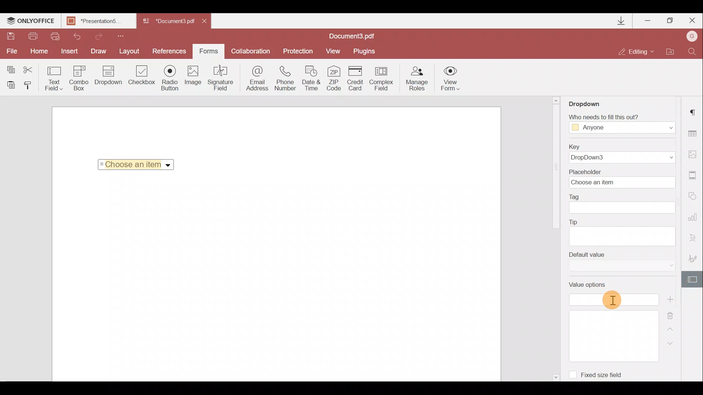  I want to click on Document name, so click(101, 22).